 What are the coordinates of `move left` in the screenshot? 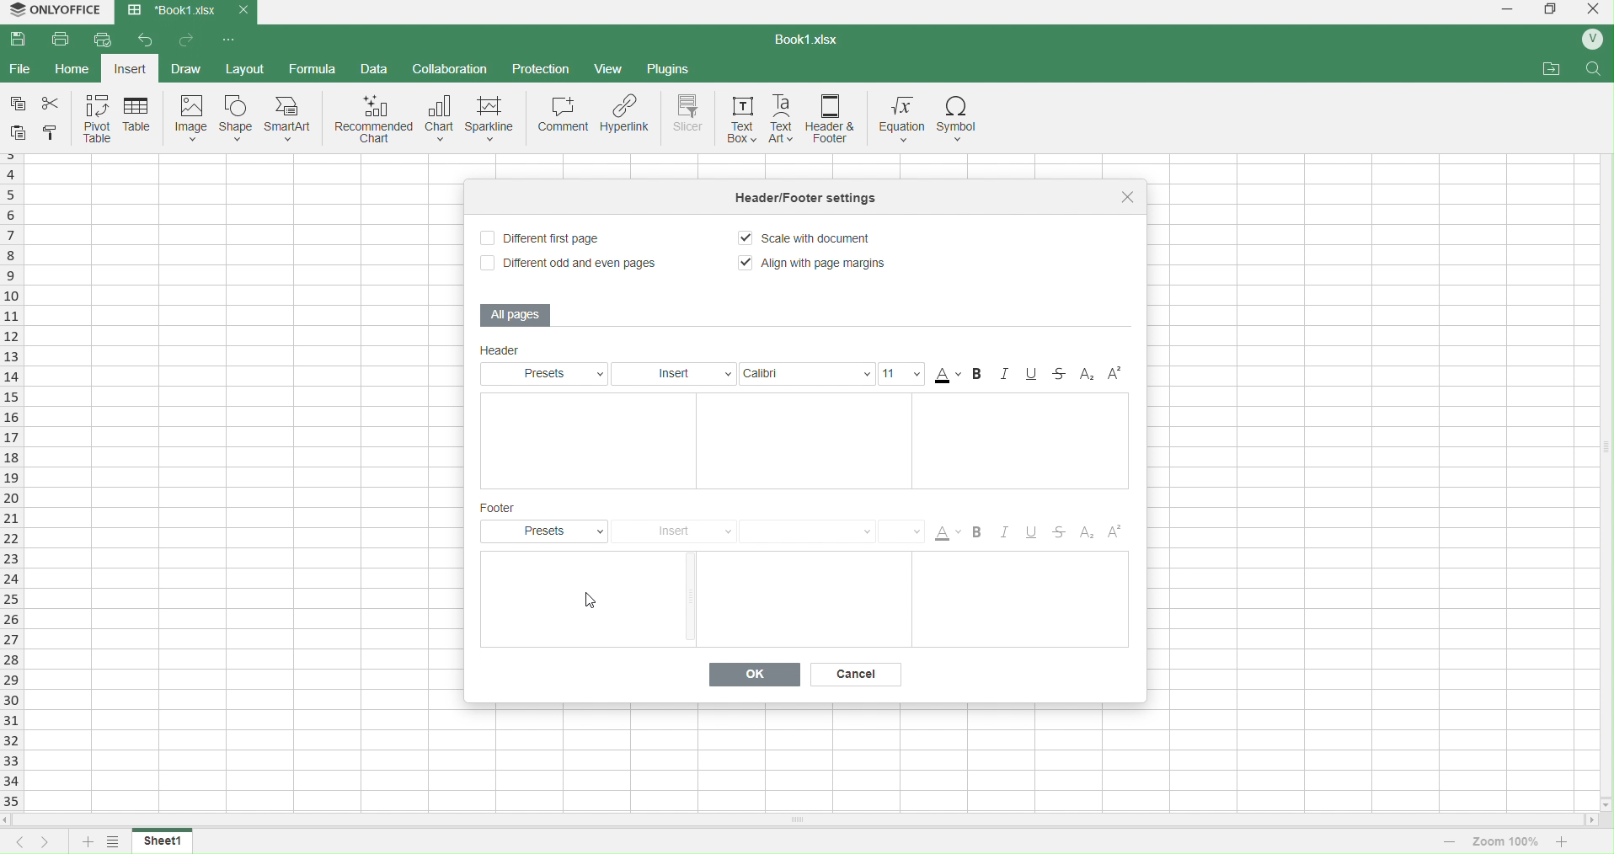 It's located at (10, 820).